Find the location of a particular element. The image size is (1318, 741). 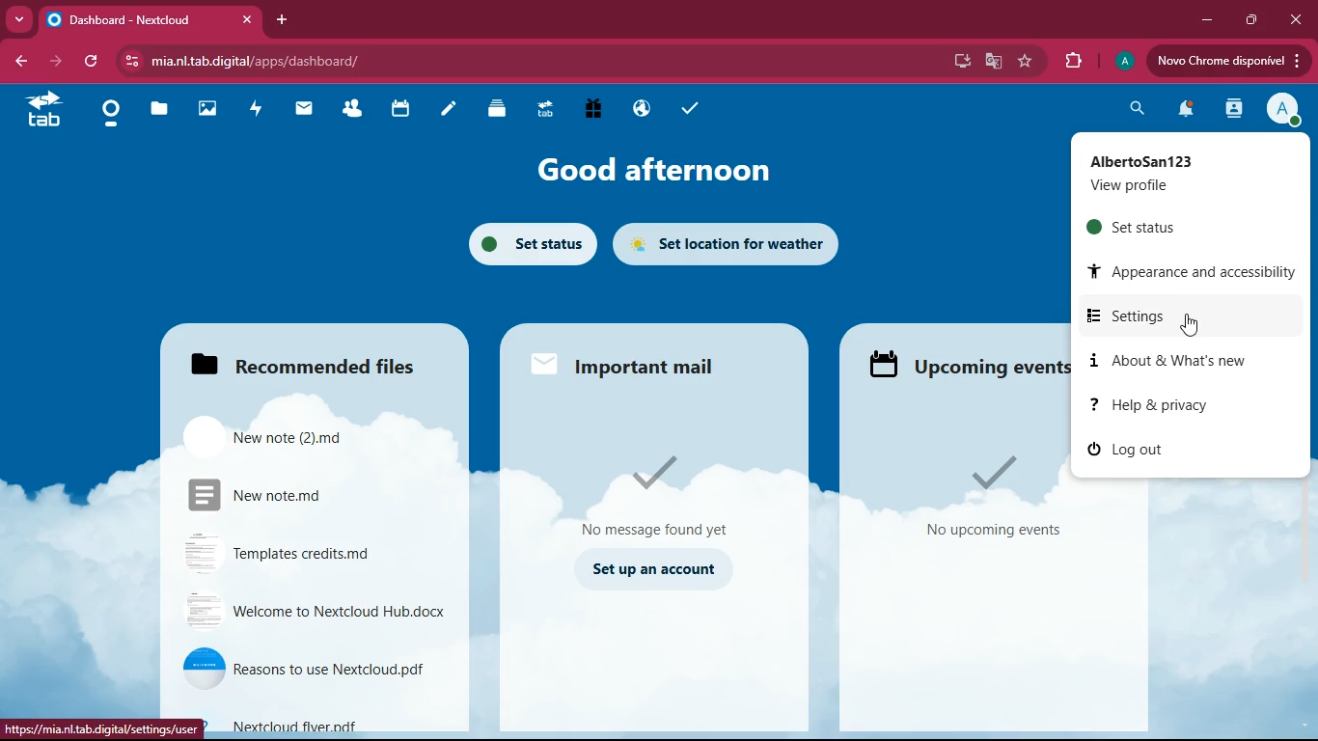

notes is located at coordinates (449, 109).